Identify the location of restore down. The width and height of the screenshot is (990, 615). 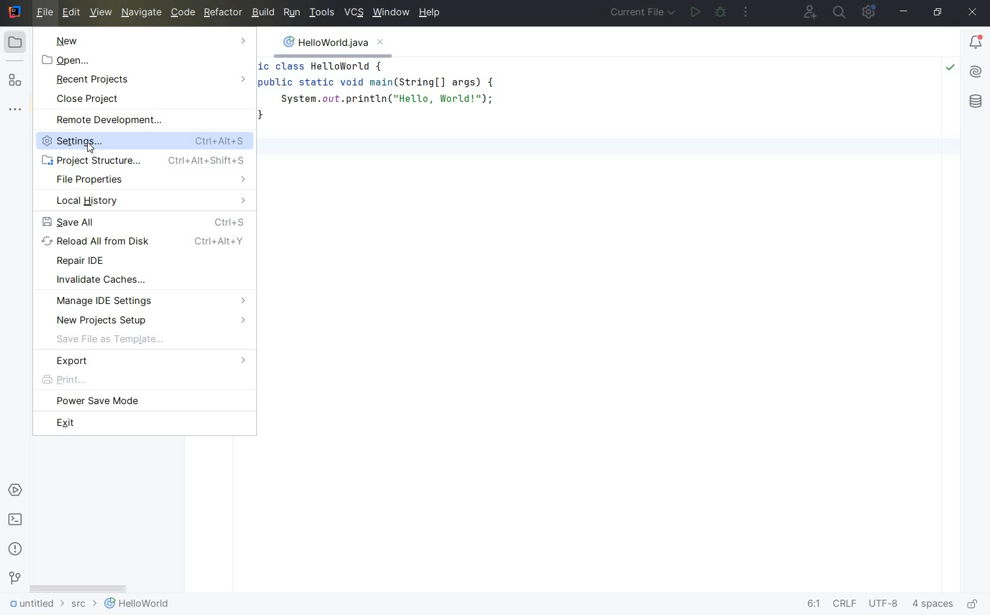
(939, 13).